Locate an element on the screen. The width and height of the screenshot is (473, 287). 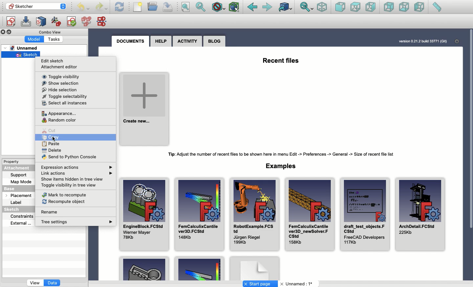
Reorient sketch is located at coordinates (56, 22).